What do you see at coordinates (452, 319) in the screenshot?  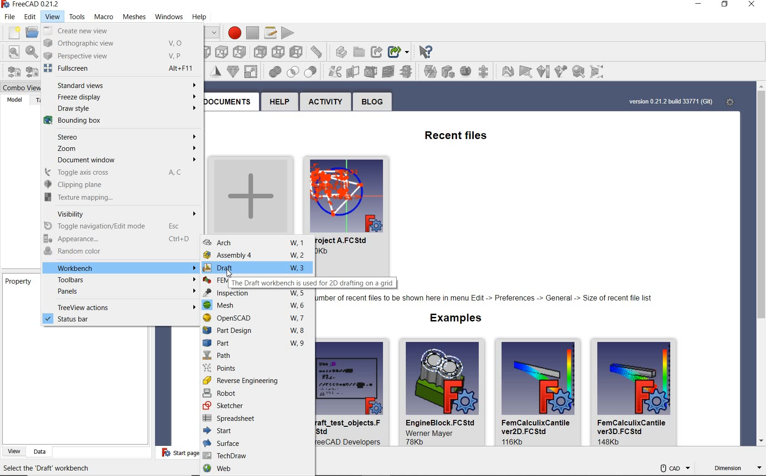 I see `examples` at bounding box center [452, 319].